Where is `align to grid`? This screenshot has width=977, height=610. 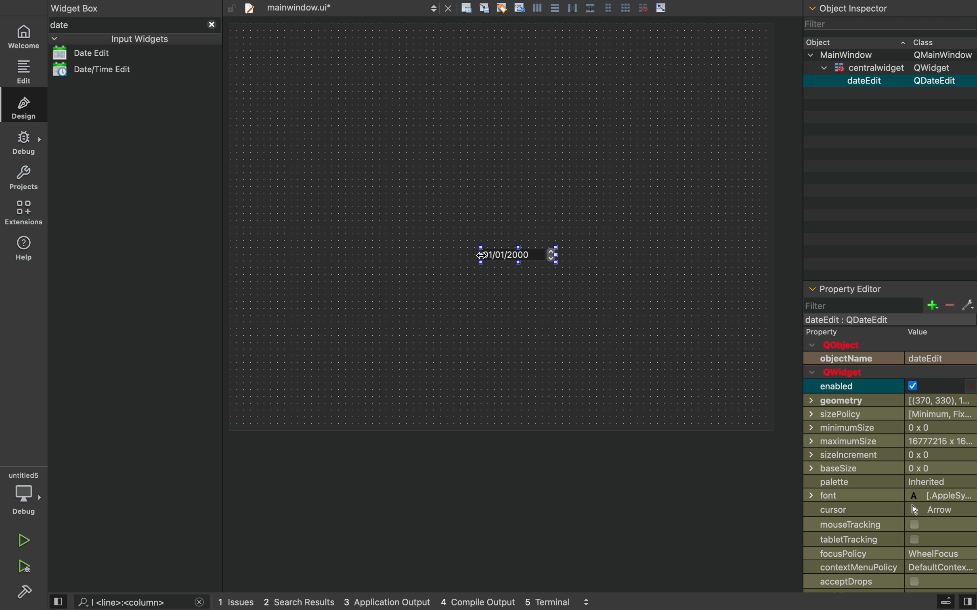
align to grid is located at coordinates (485, 8).